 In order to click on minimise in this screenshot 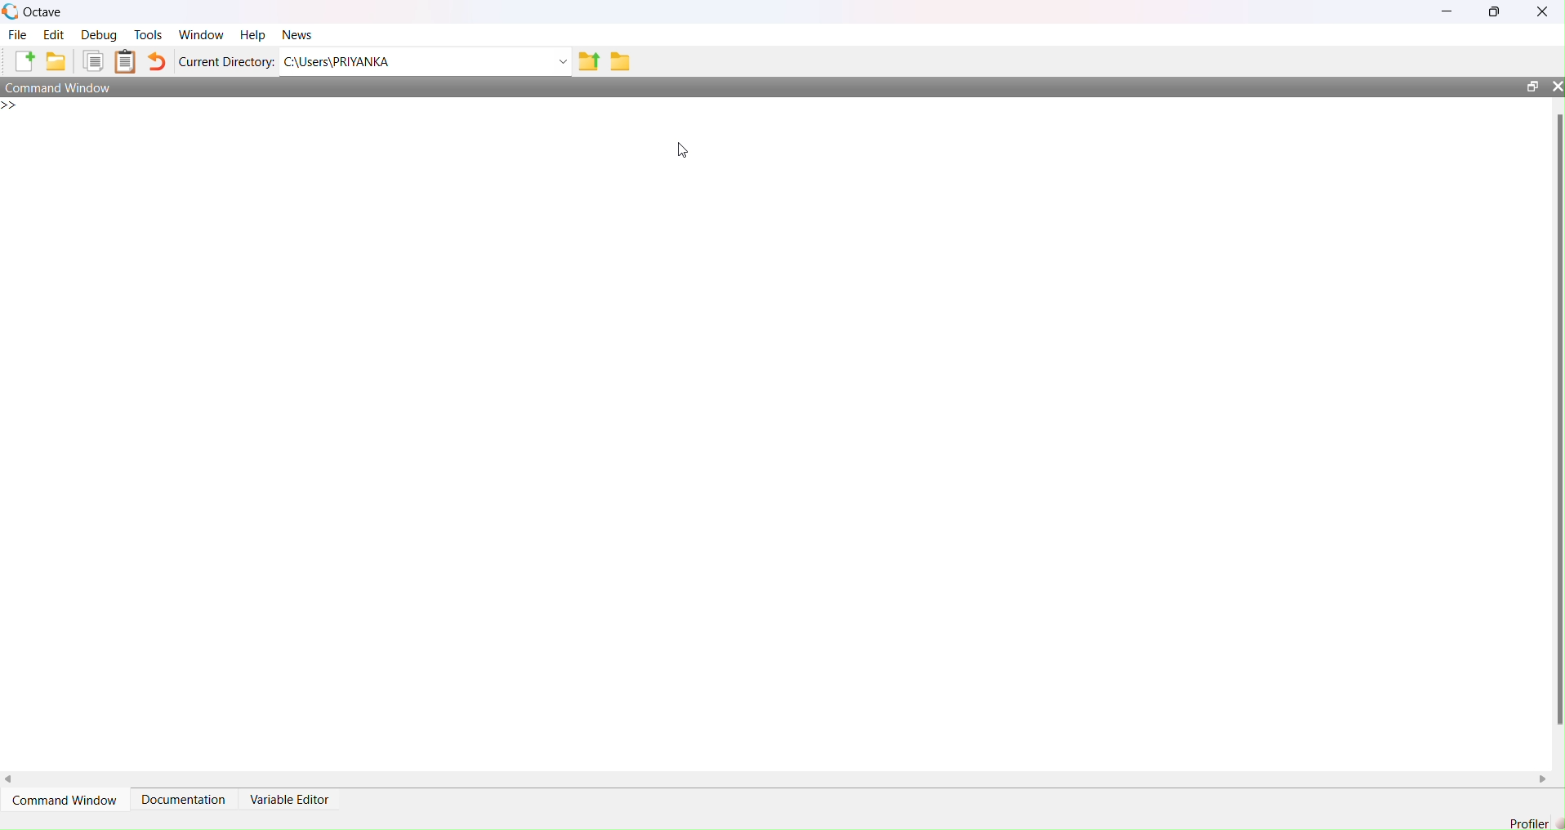, I will do `click(1442, 12)`.